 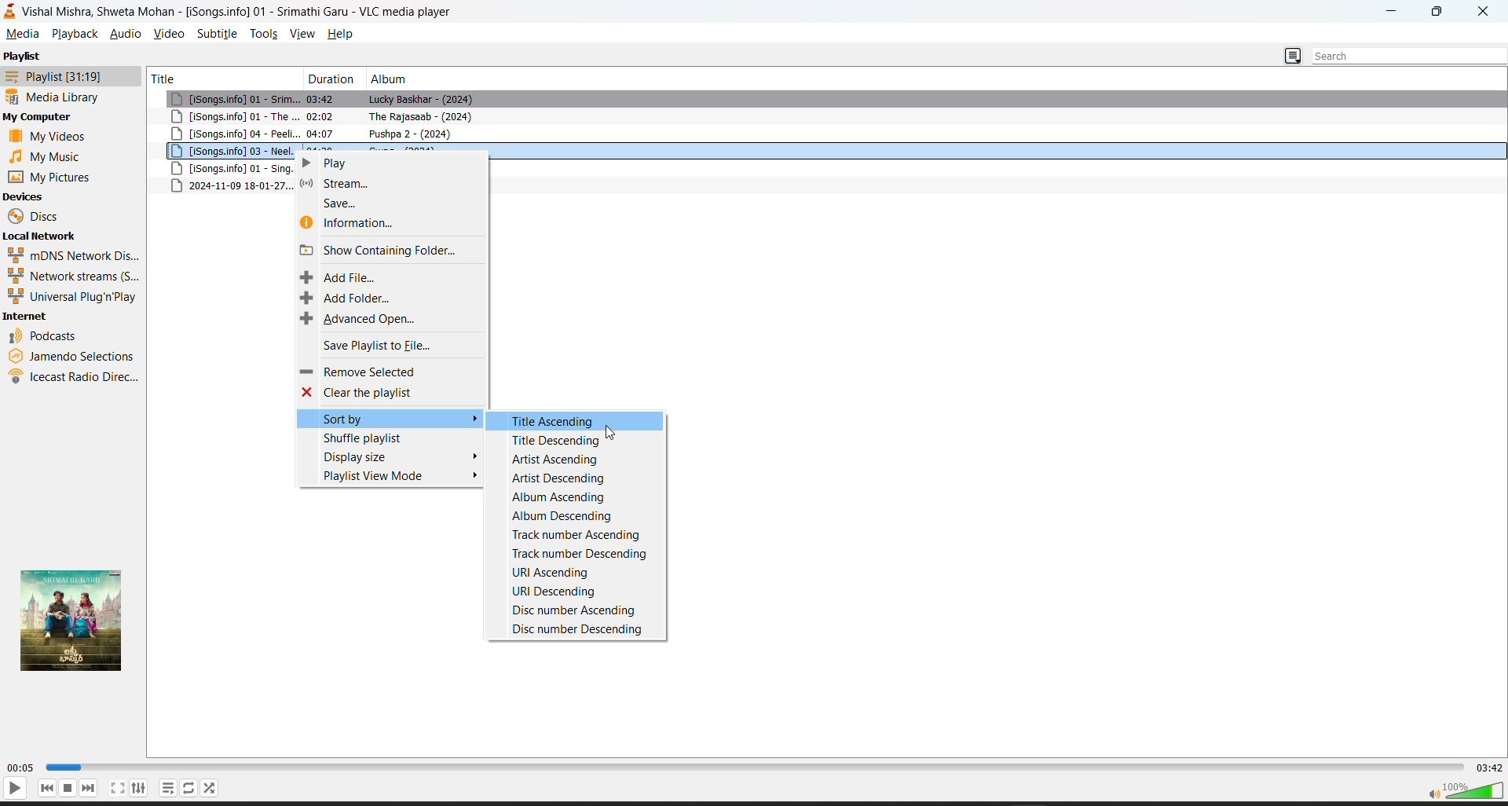 I want to click on playlist, so click(x=52, y=75).